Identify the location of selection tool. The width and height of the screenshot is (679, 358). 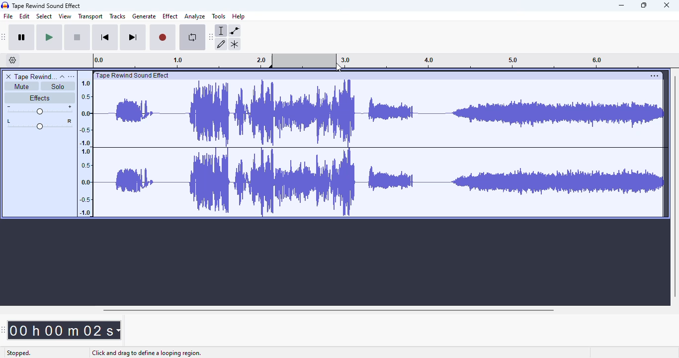
(223, 30).